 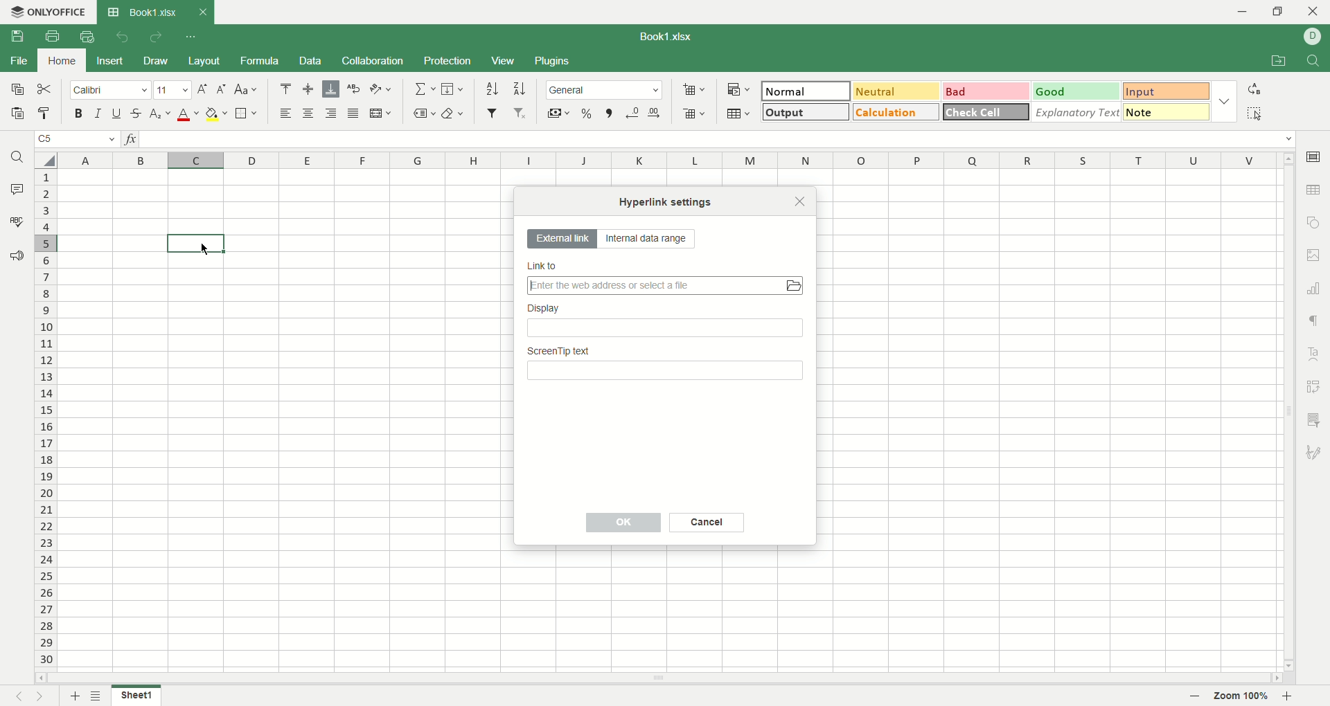 I want to click on fill, so click(x=452, y=90).